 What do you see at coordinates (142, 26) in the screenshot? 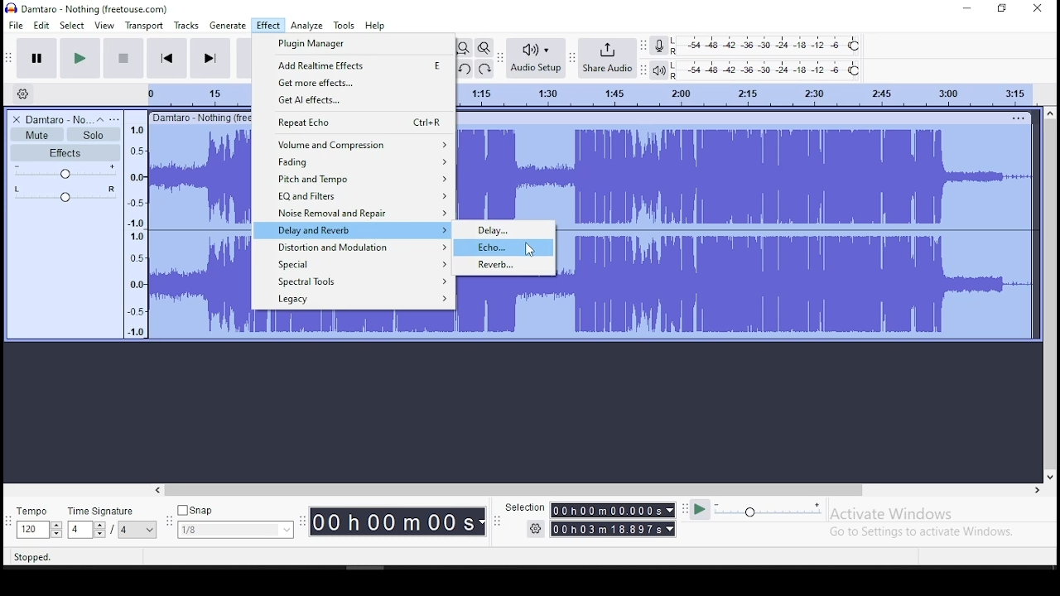
I see `transport` at bounding box center [142, 26].